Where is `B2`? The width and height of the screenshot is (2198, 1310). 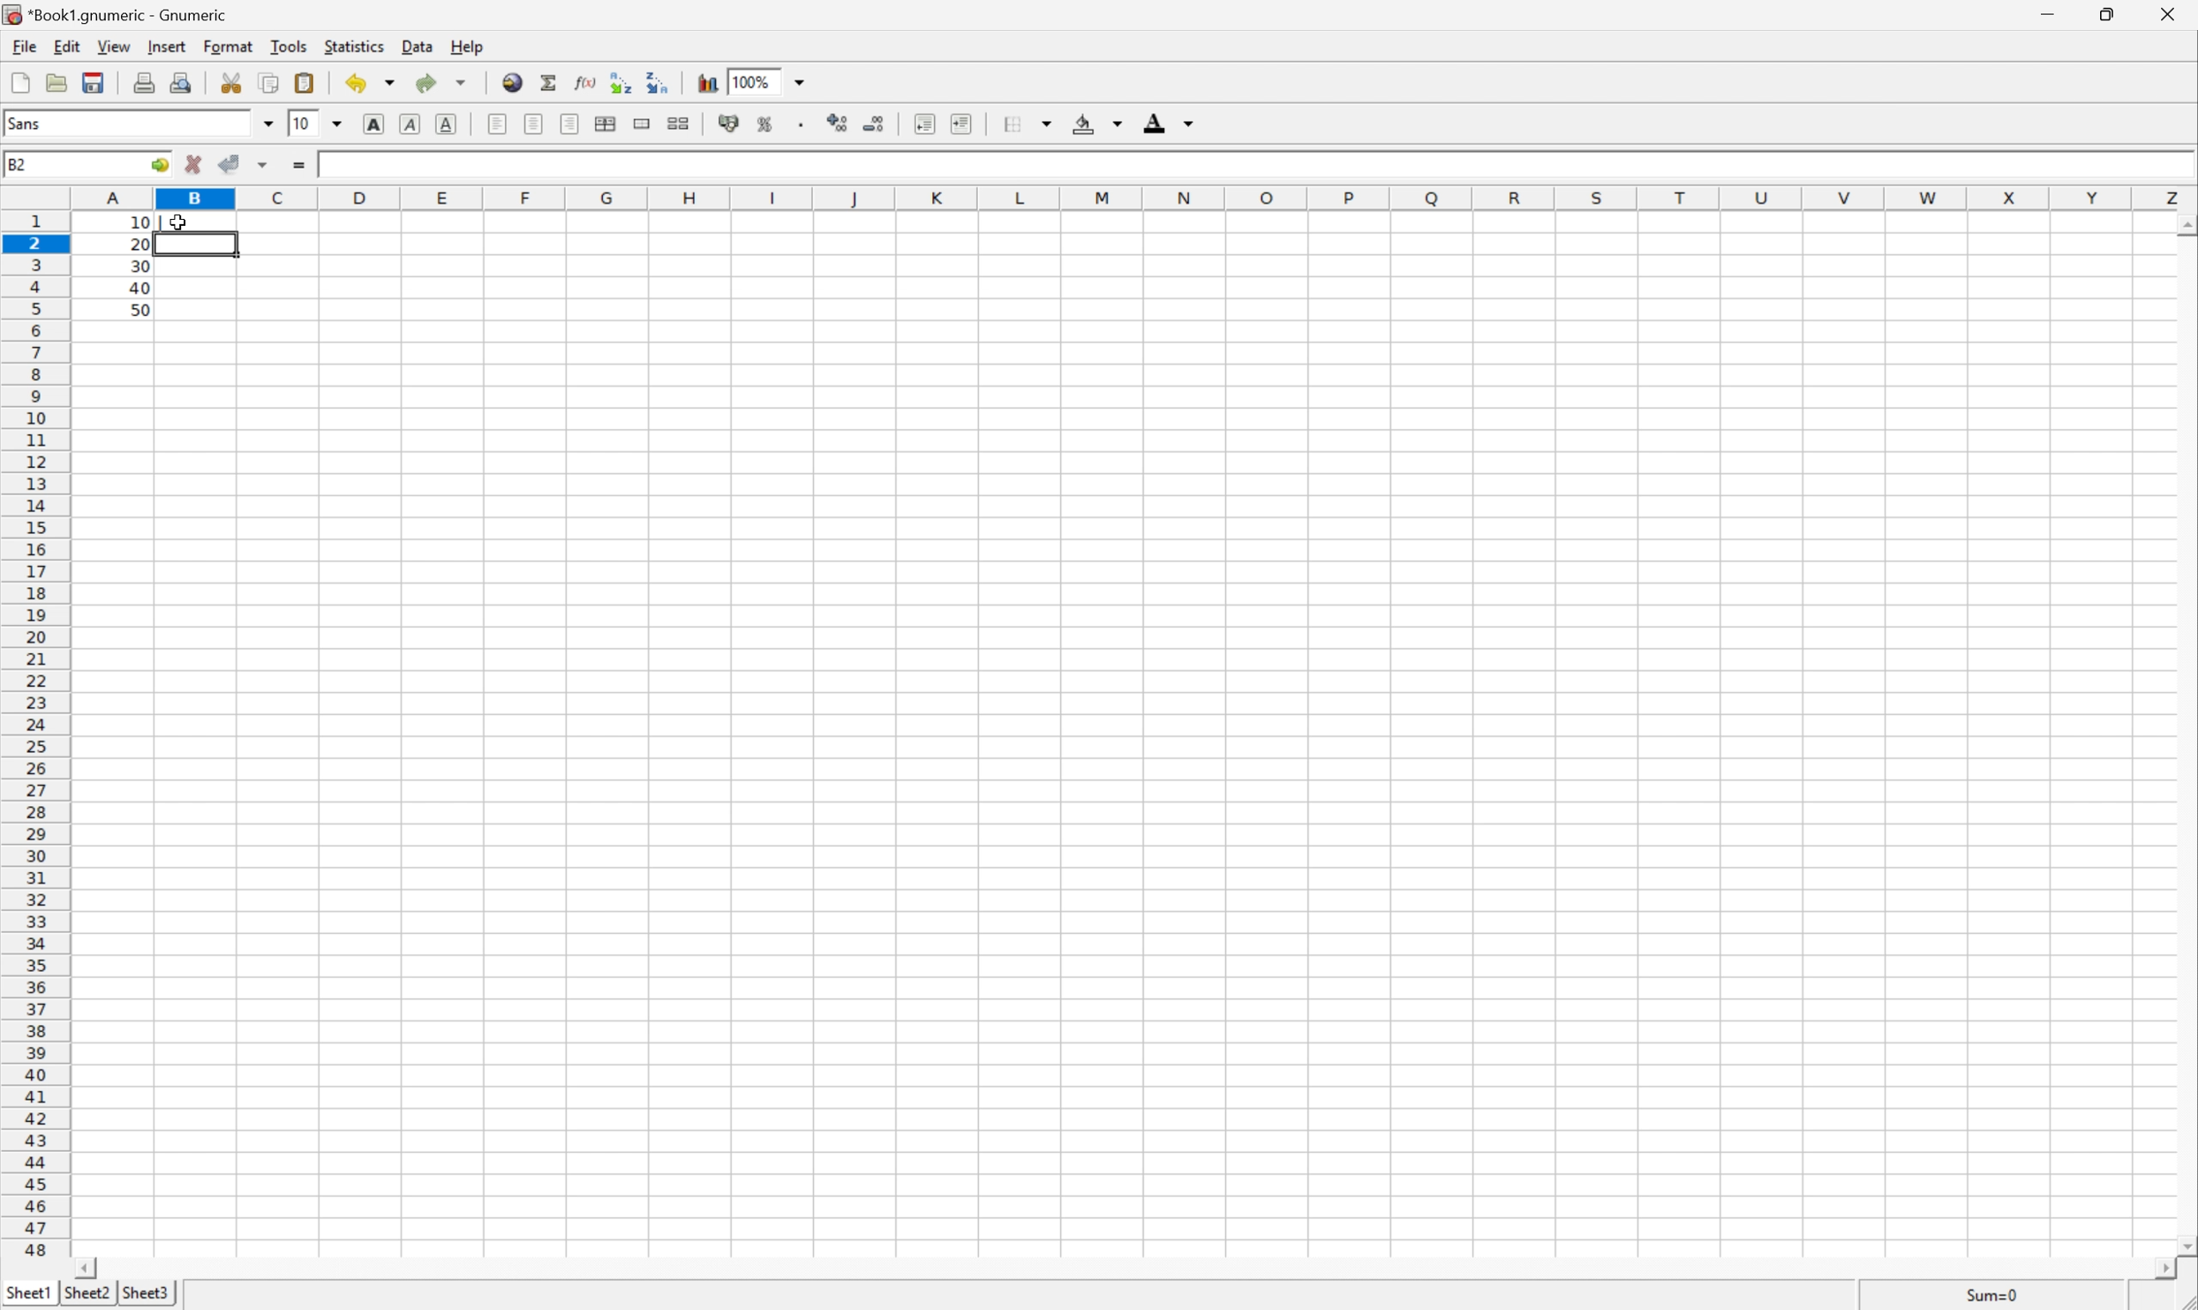 B2 is located at coordinates (18, 162).